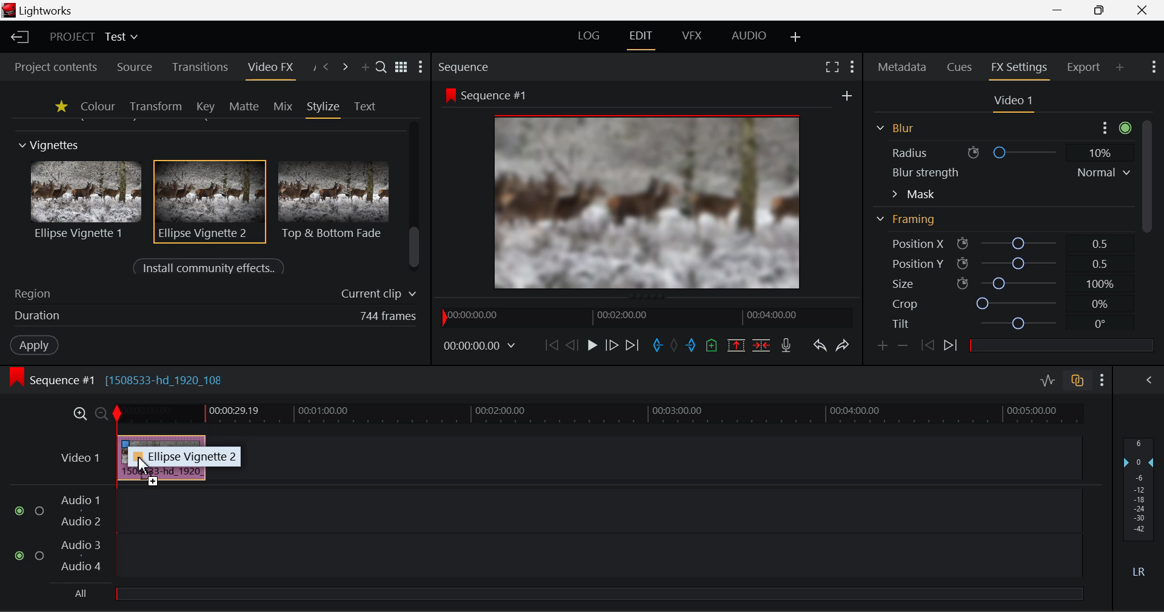  Describe the element at coordinates (1001, 151) in the screenshot. I see `Radius ® O 10%` at that location.